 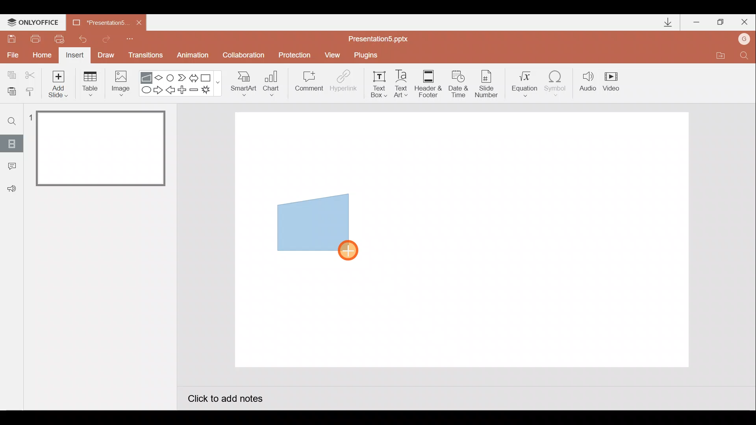 What do you see at coordinates (745, 24) in the screenshot?
I see `Close` at bounding box center [745, 24].